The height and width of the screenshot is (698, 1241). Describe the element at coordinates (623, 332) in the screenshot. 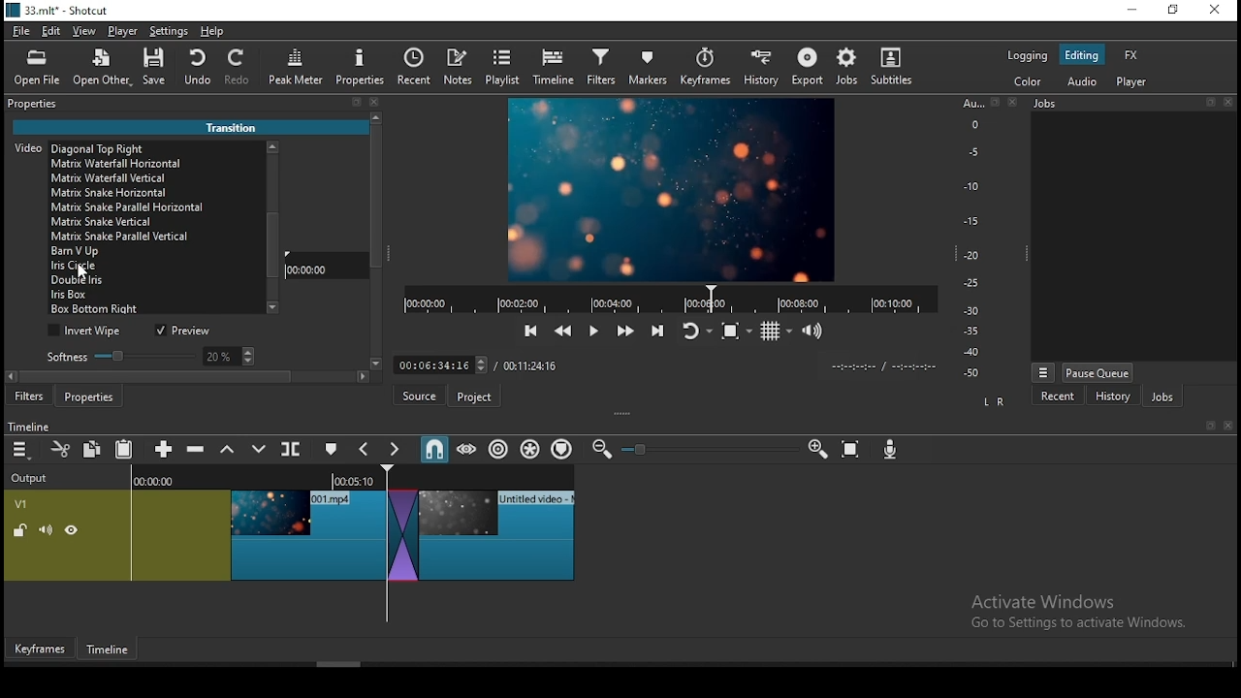

I see `play quickly forward` at that location.